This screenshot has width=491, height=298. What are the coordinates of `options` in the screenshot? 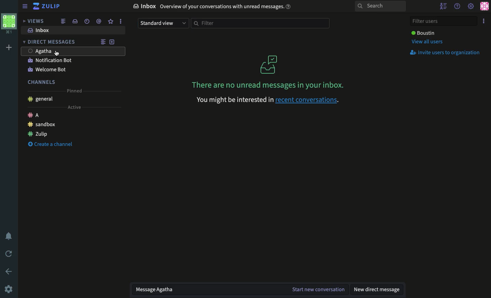 It's located at (120, 21).